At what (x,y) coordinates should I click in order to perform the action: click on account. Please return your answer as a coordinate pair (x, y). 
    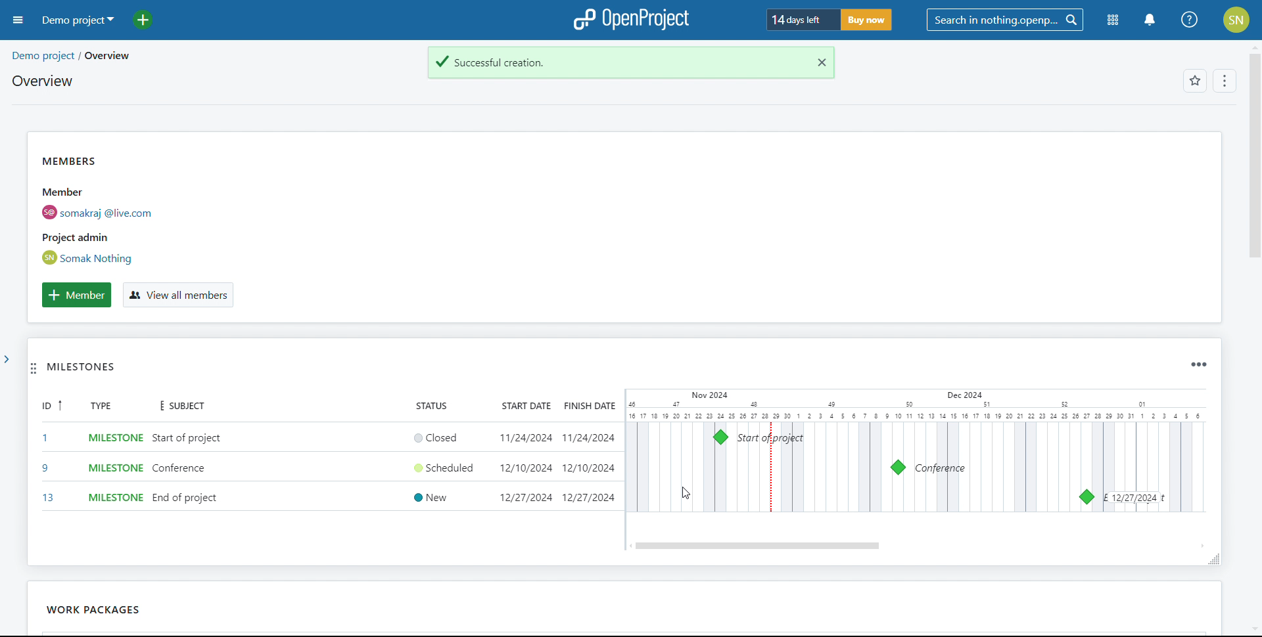
    Looking at the image, I should click on (1237, 20).